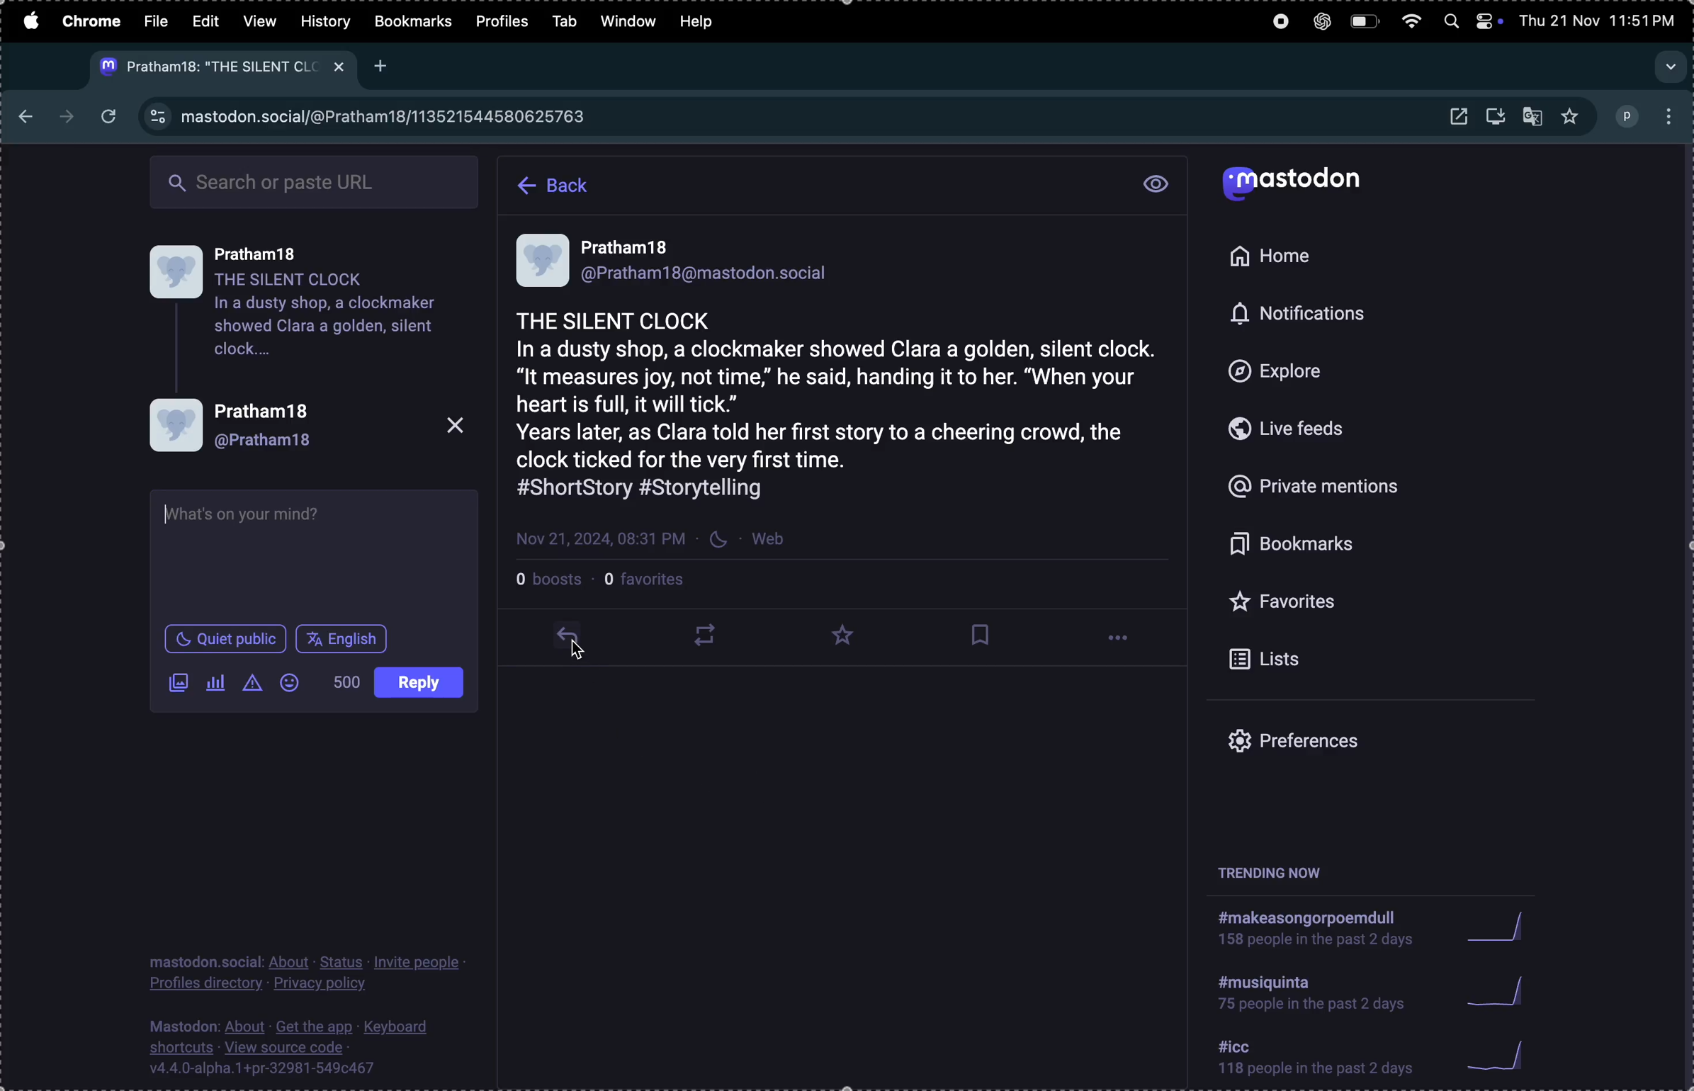 The width and height of the screenshot is (1694, 1091). Describe the element at coordinates (259, 19) in the screenshot. I see `view` at that location.